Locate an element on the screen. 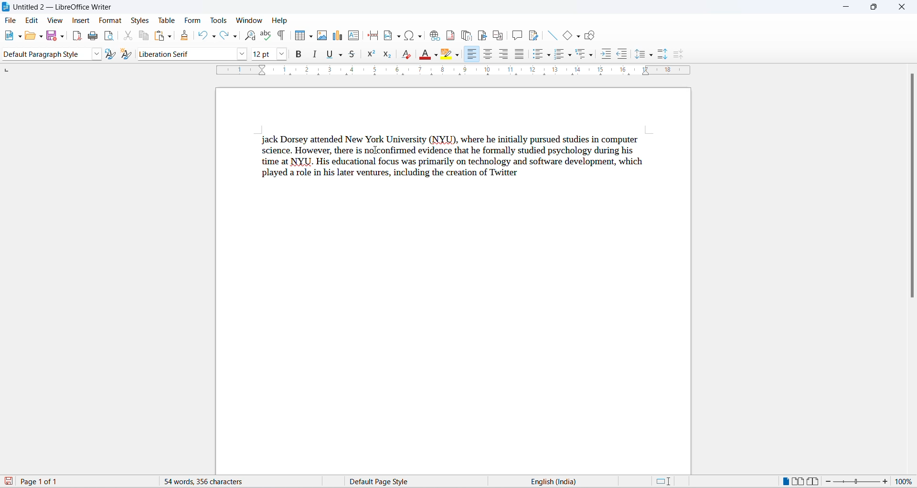 The image size is (917, 488). view is located at coordinates (56, 21).